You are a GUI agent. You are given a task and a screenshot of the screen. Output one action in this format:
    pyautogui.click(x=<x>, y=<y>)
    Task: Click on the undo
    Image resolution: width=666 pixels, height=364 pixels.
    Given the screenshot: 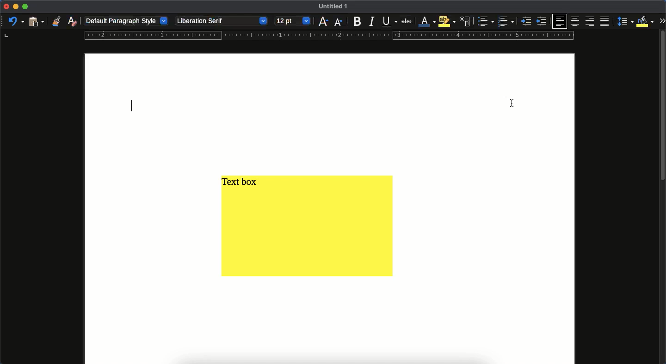 What is the action you would take?
    pyautogui.click(x=16, y=21)
    